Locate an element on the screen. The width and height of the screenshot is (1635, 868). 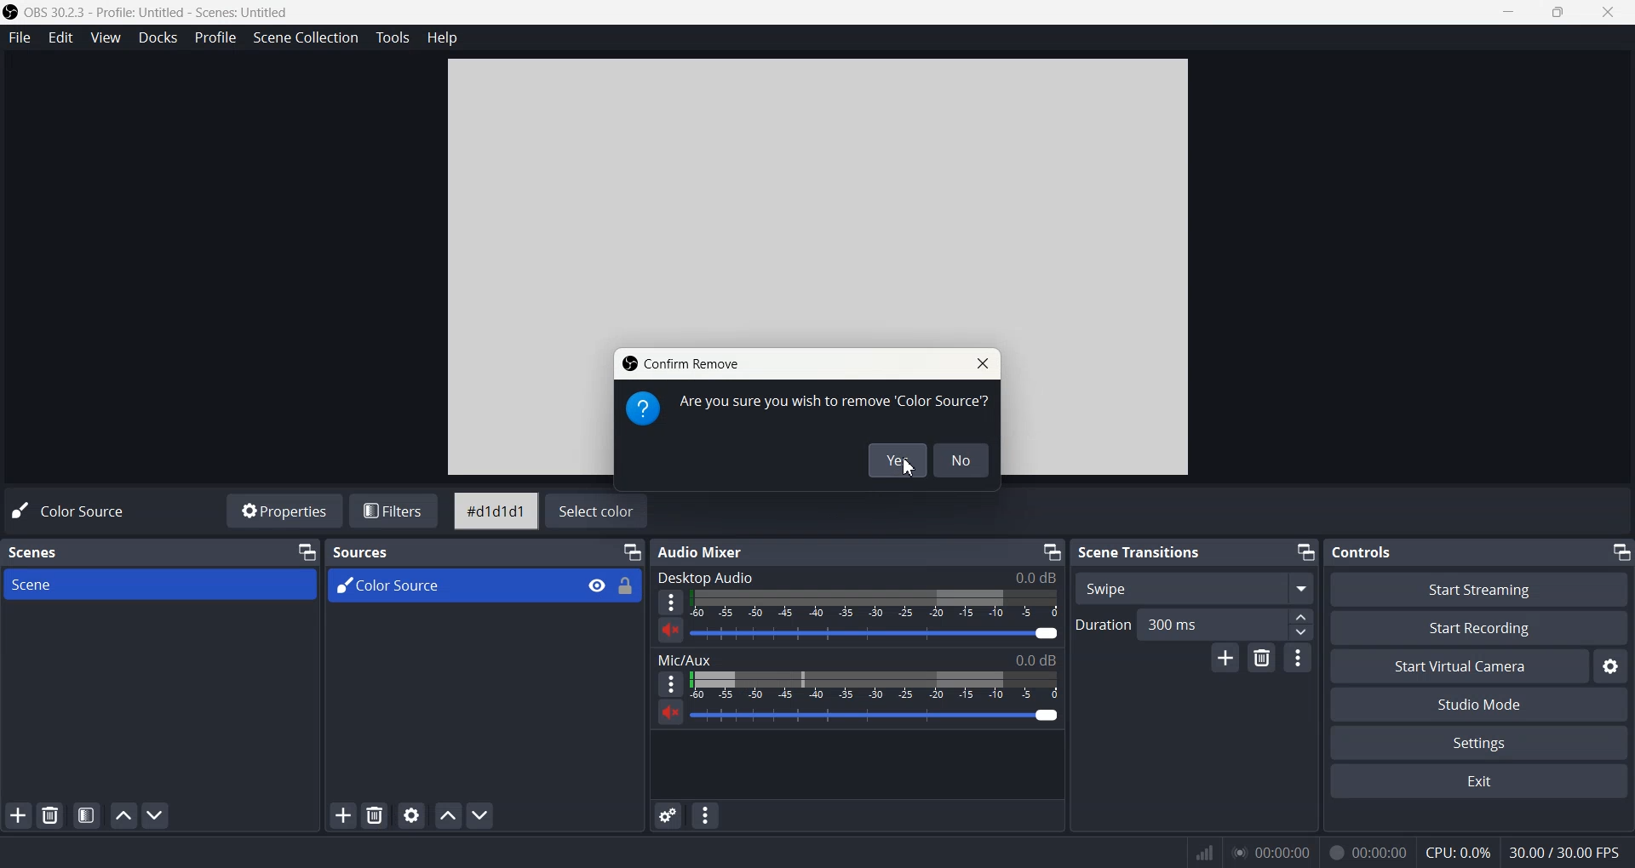
Studio Mode is located at coordinates (1481, 705).